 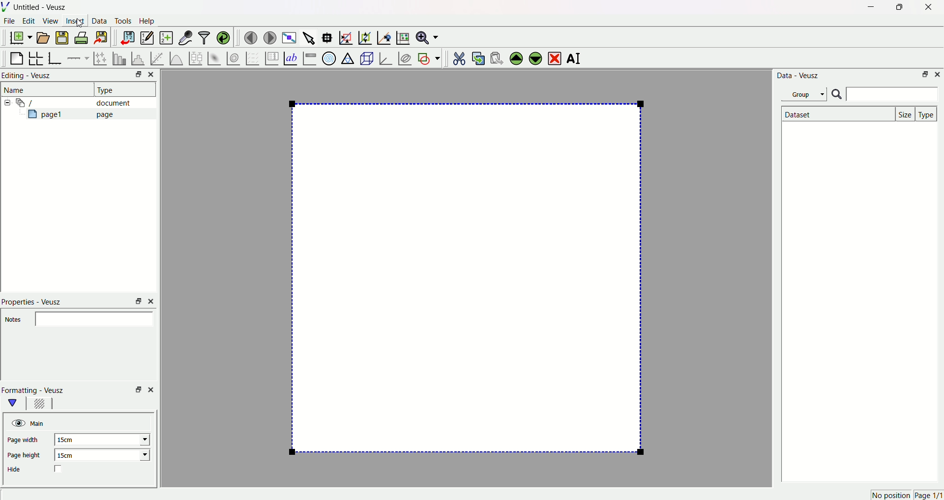 What do you see at coordinates (382, 35) in the screenshot?
I see `recenter the graph axes` at bounding box center [382, 35].